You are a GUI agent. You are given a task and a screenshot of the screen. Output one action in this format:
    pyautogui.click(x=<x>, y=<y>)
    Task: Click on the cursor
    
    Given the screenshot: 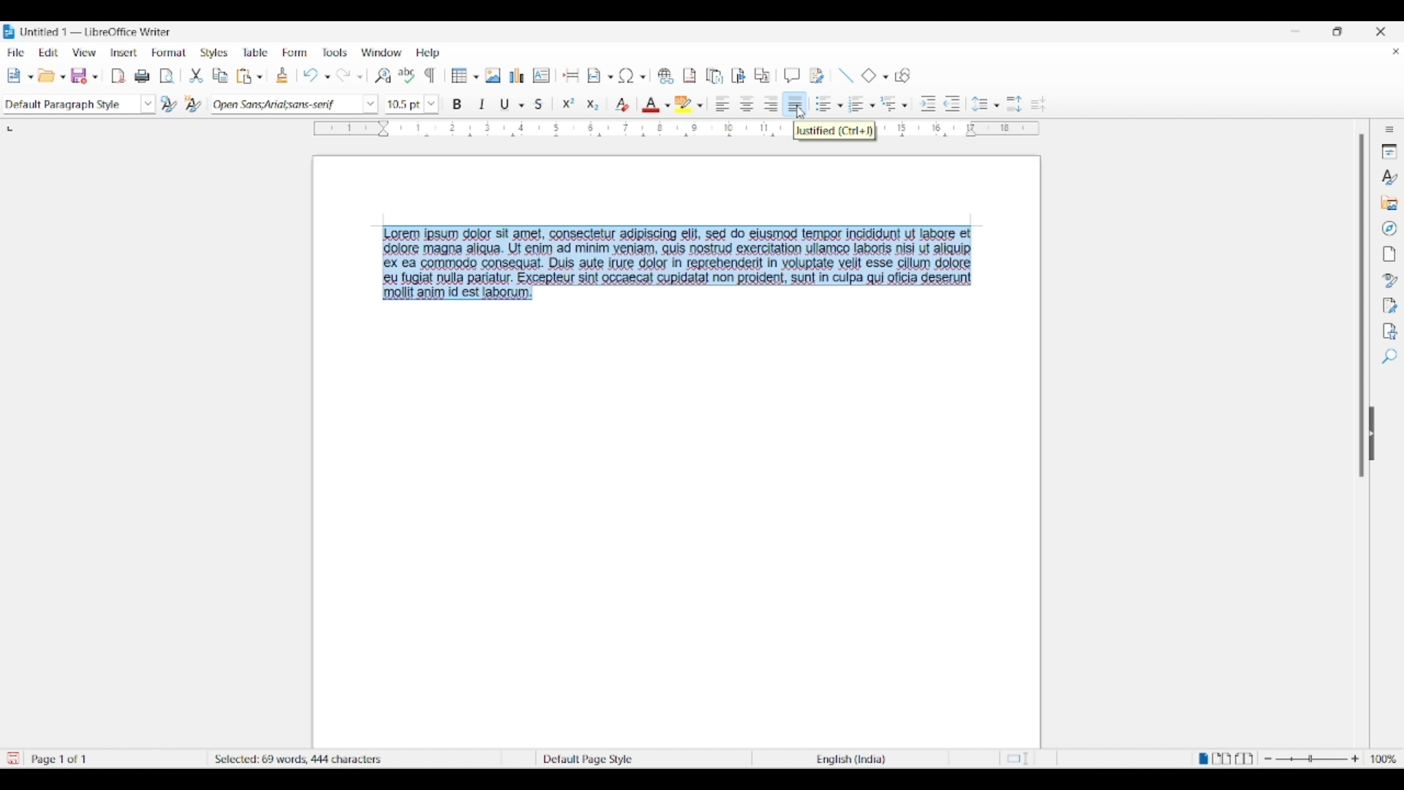 What is the action you would take?
    pyautogui.click(x=801, y=113)
    